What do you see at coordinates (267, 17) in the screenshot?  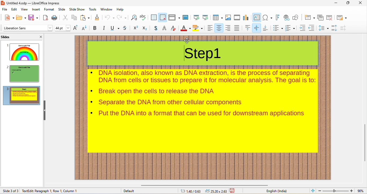 I see `insert special characters` at bounding box center [267, 17].